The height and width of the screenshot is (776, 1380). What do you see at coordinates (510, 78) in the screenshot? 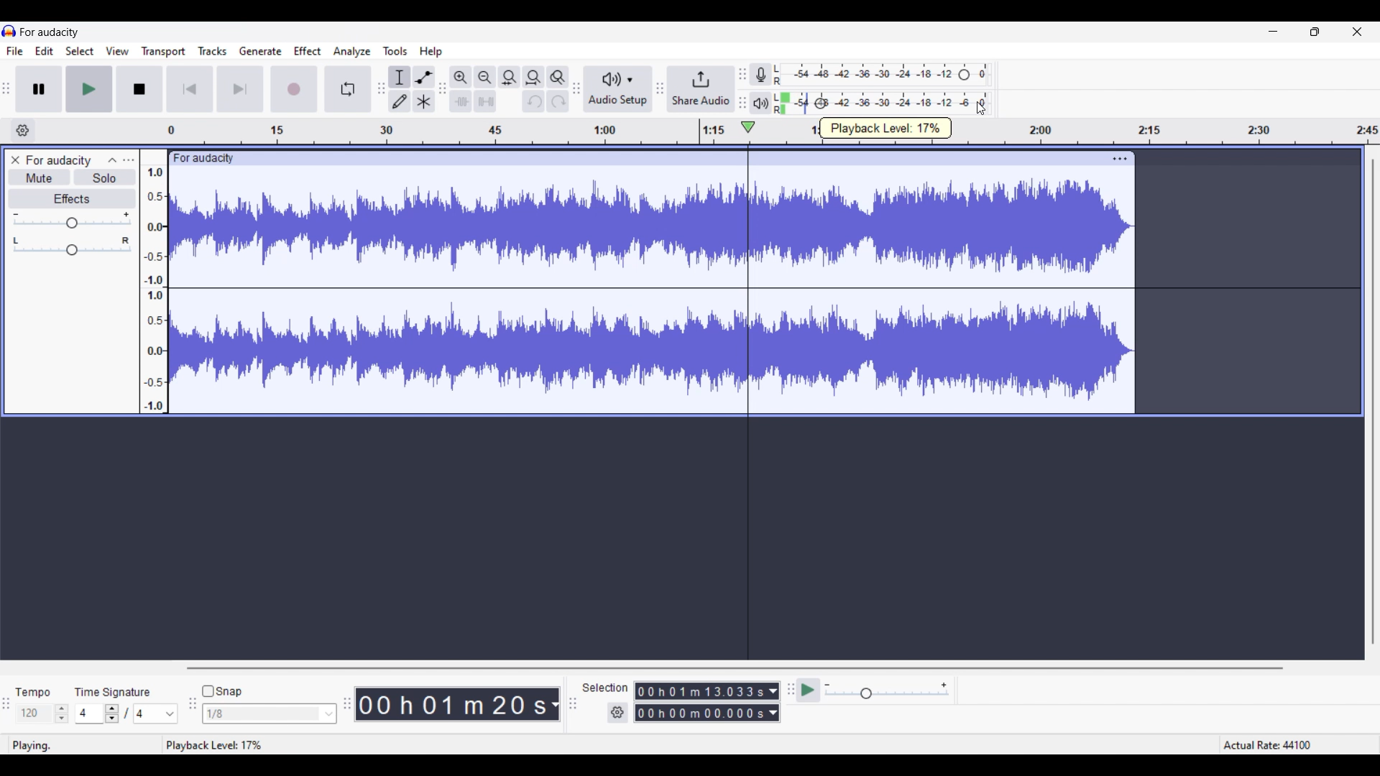
I see `Fit selection to width` at bounding box center [510, 78].